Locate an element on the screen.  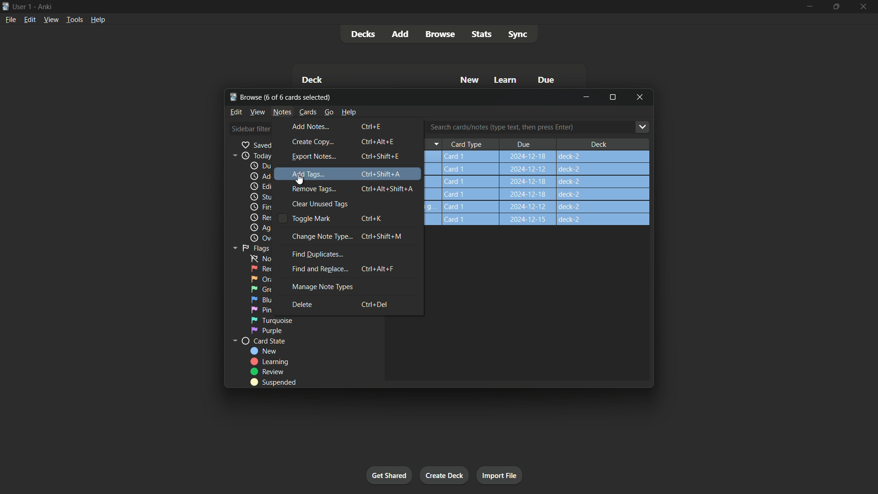
maximize is located at coordinates (838, 7).